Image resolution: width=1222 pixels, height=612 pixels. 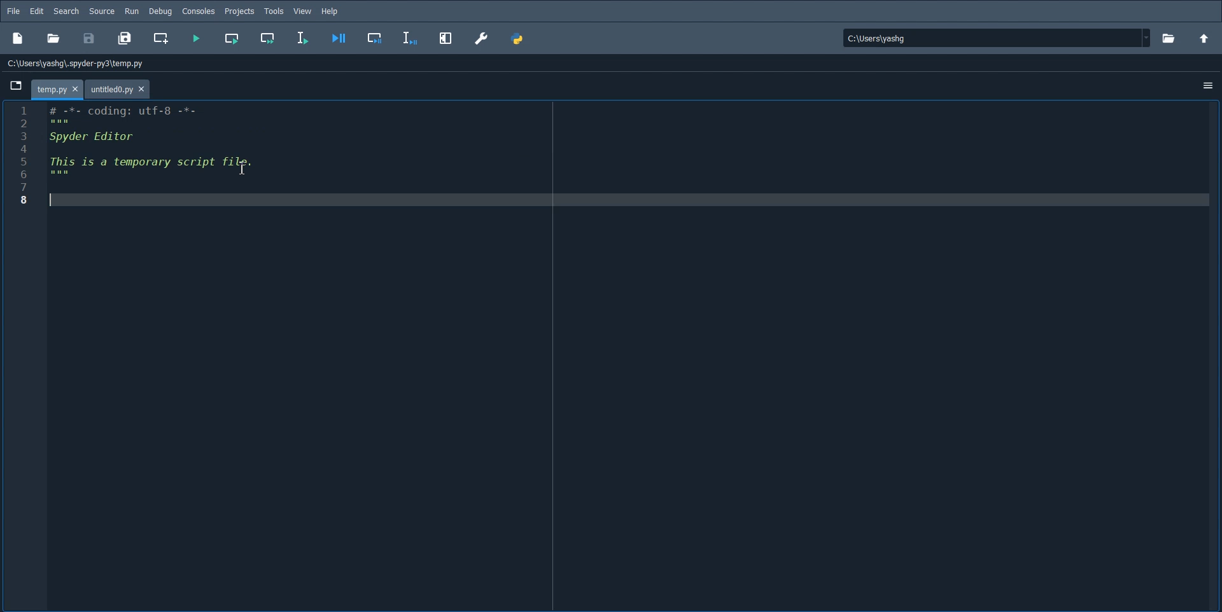 What do you see at coordinates (139, 157) in the screenshot?
I see `1 # -%- coding: utt-8 -*-

PRT

3 Created on Wed Dec 25 19:28:42 2024

4

5  @author: yashg 1

6 mw

7

8` at bounding box center [139, 157].